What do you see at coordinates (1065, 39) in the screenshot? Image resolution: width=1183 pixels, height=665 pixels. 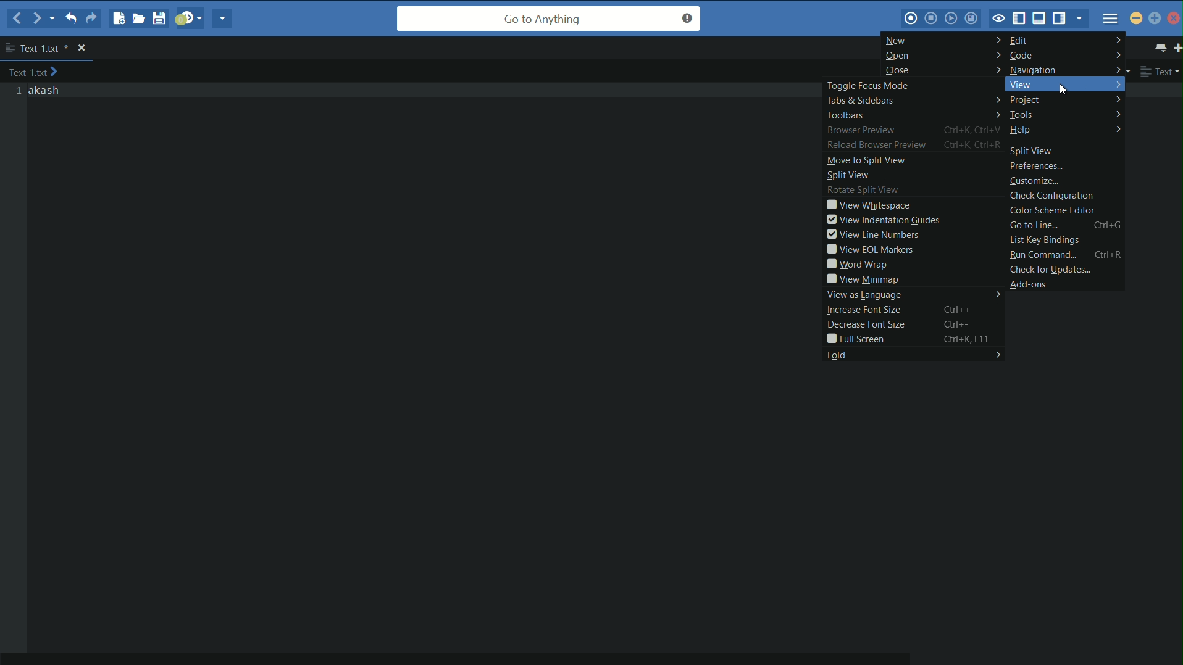 I see `edit` at bounding box center [1065, 39].